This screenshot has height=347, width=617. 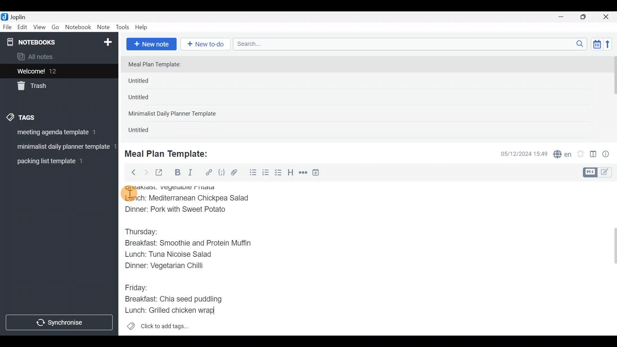 What do you see at coordinates (279, 173) in the screenshot?
I see `Checkbox` at bounding box center [279, 173].